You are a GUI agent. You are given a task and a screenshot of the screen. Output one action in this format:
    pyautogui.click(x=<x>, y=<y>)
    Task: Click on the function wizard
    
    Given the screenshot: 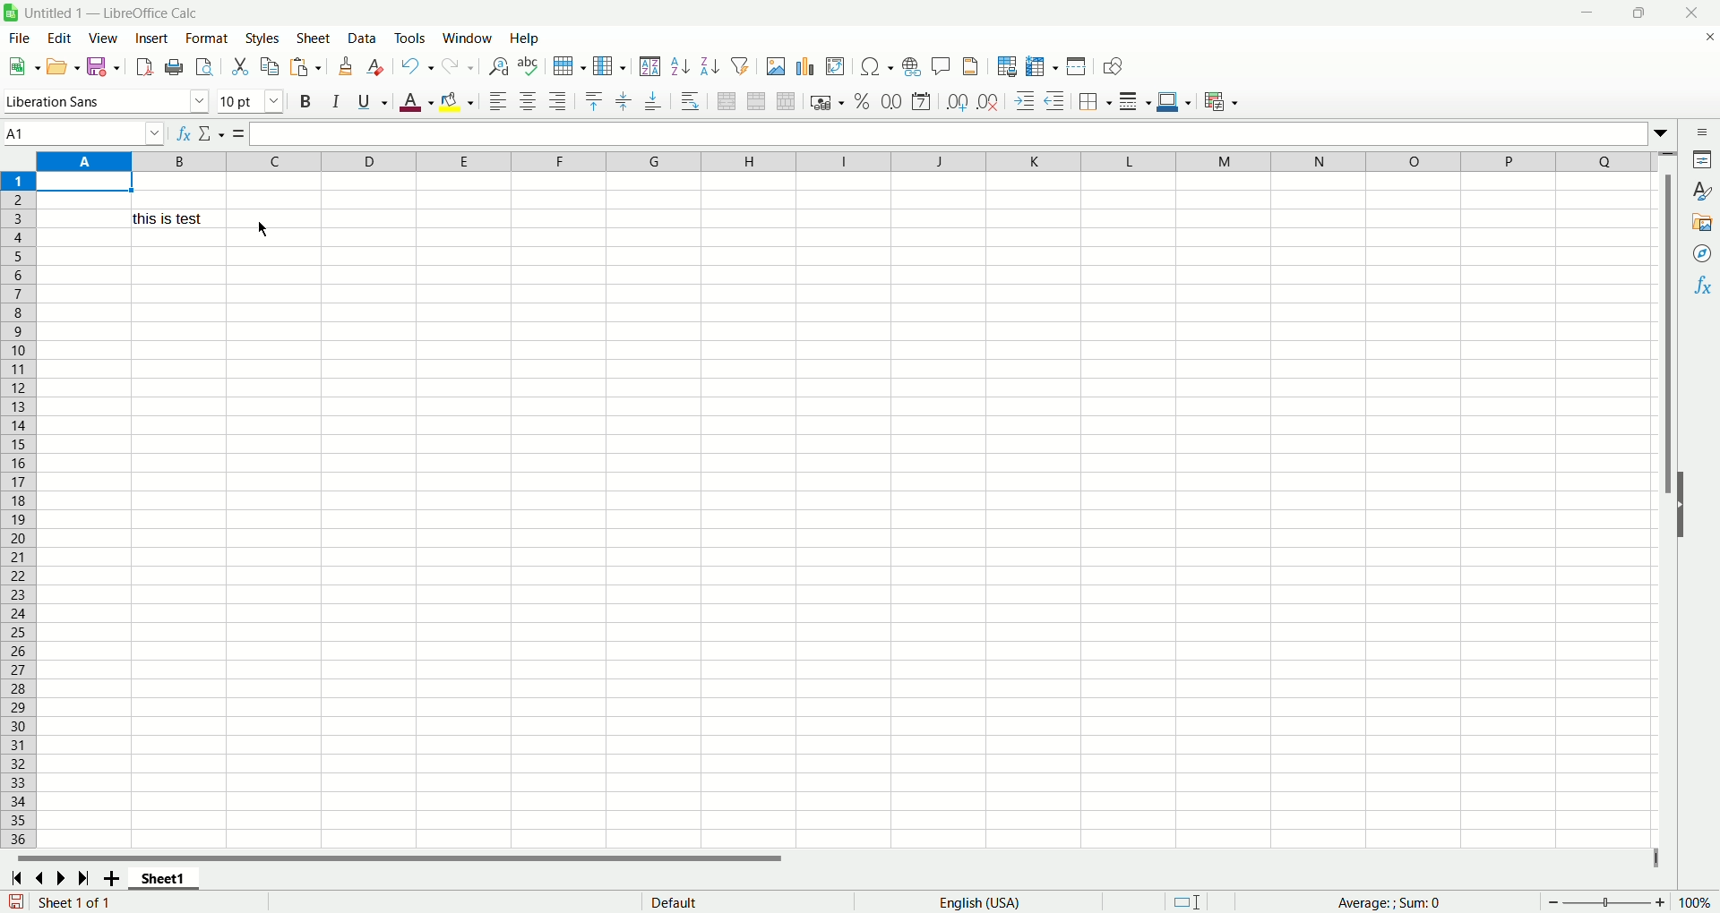 What is the action you would take?
    pyautogui.click(x=183, y=133)
    